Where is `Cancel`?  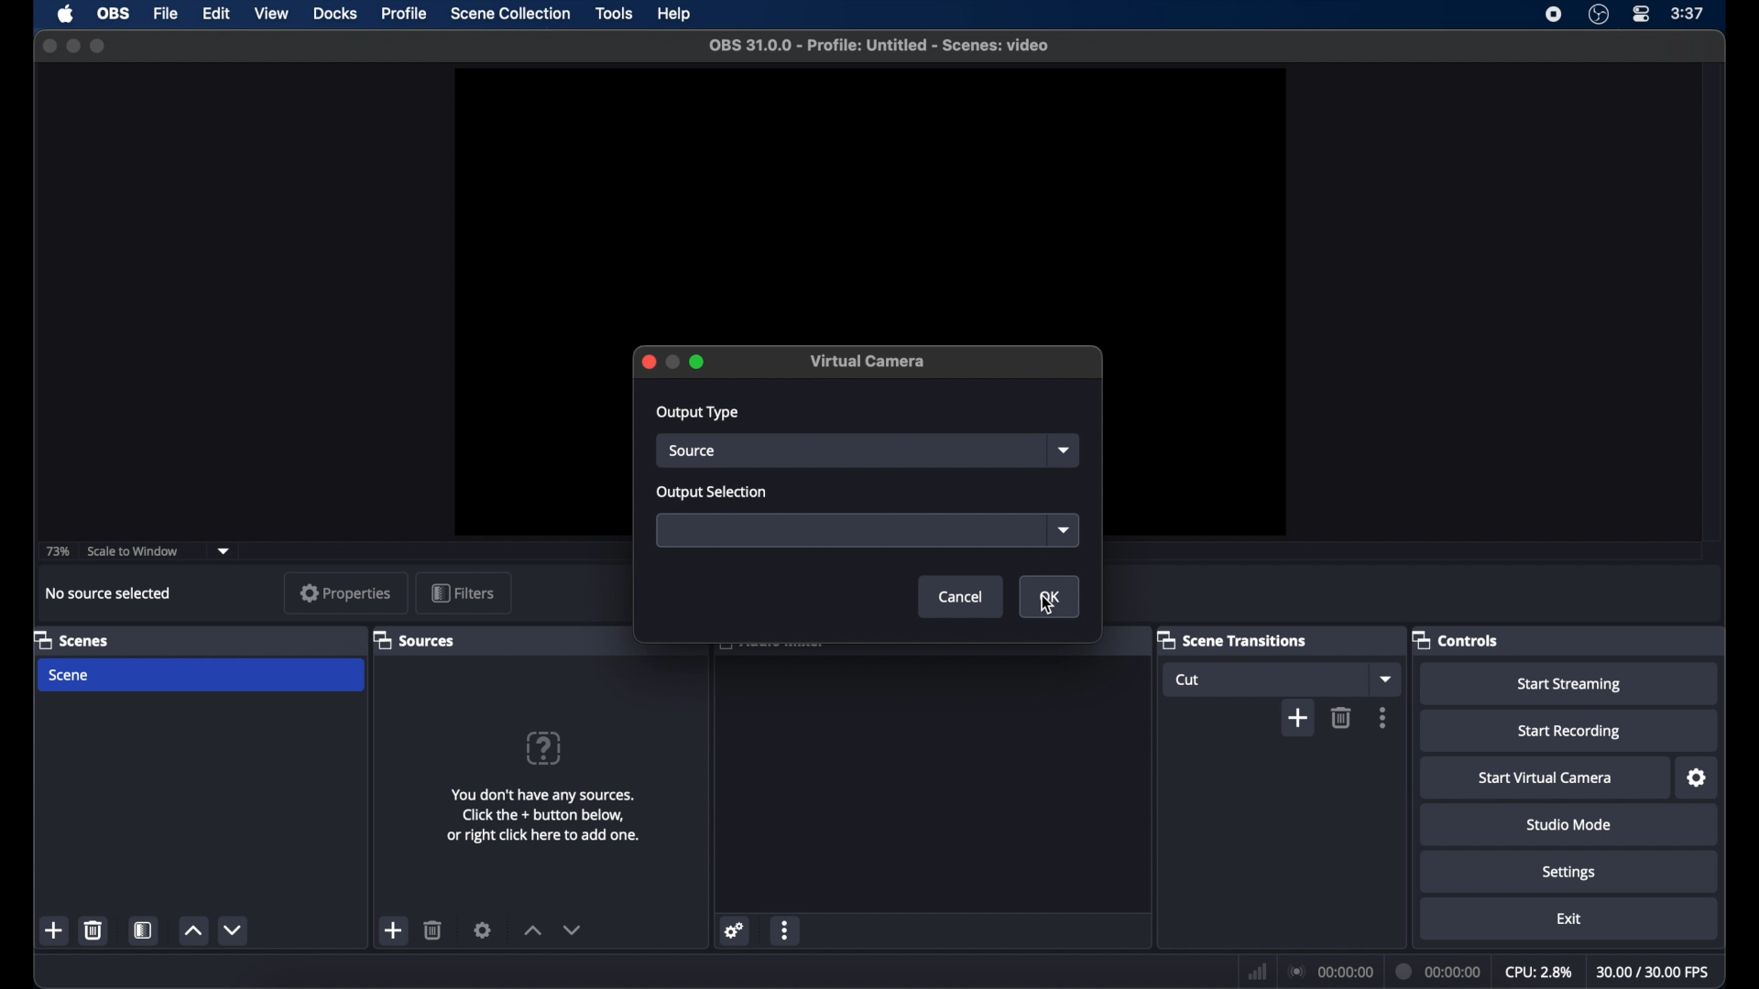
Cancel is located at coordinates (962, 597).